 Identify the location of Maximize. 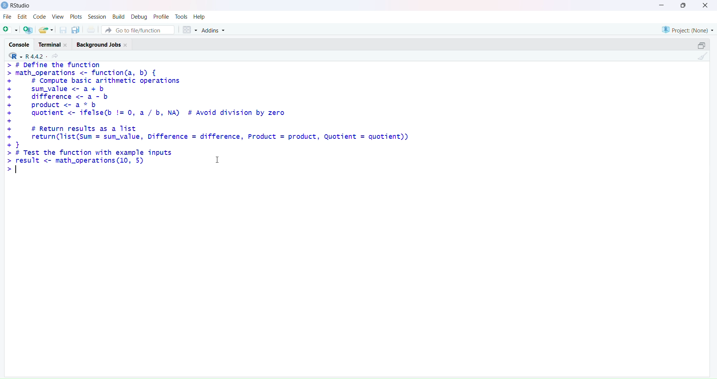
(684, 6).